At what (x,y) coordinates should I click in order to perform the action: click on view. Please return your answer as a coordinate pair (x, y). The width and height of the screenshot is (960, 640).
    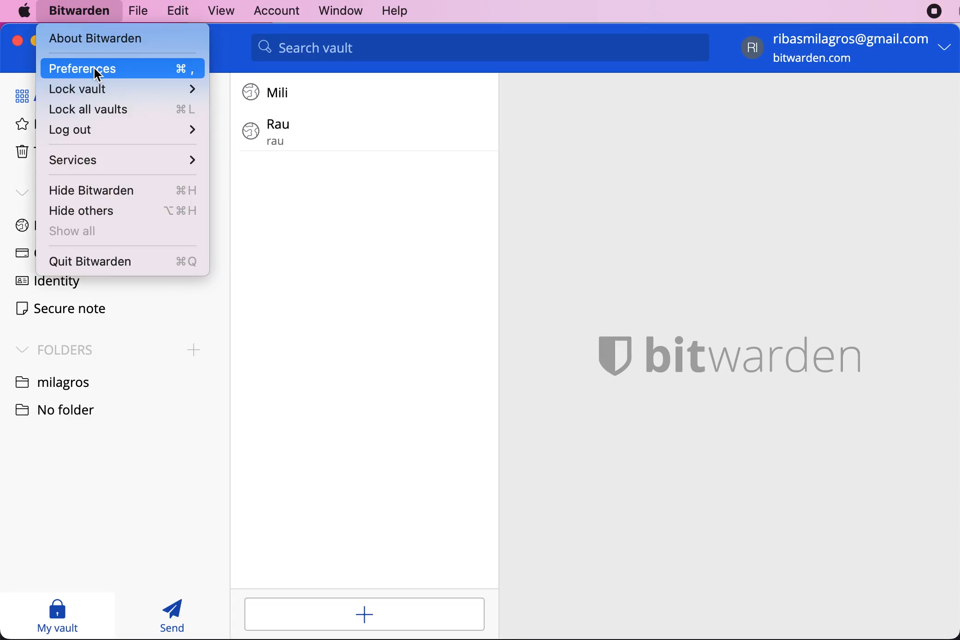
    Looking at the image, I should click on (217, 11).